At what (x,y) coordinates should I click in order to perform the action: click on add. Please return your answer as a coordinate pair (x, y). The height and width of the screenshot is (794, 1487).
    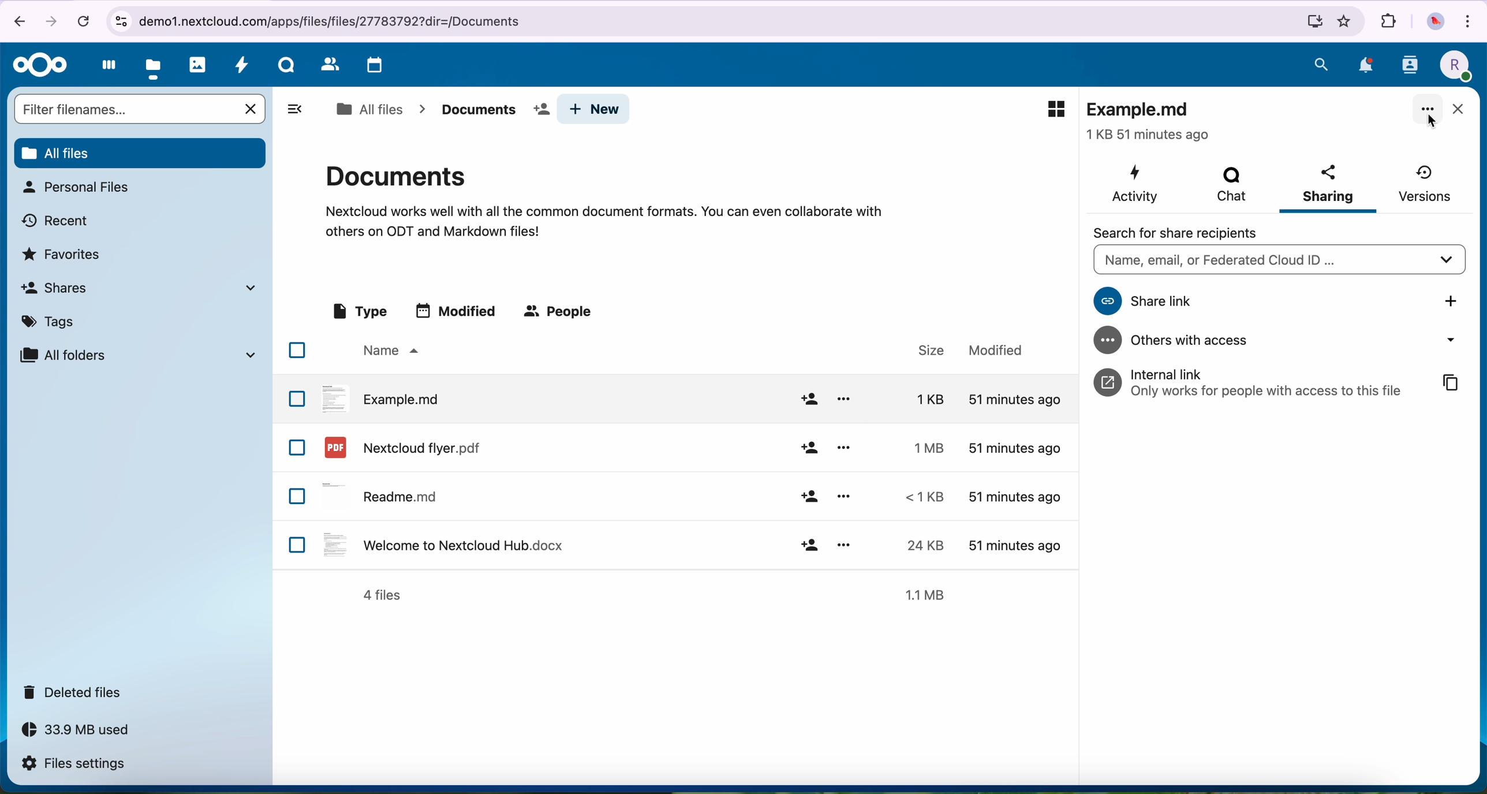
    Looking at the image, I should click on (810, 545).